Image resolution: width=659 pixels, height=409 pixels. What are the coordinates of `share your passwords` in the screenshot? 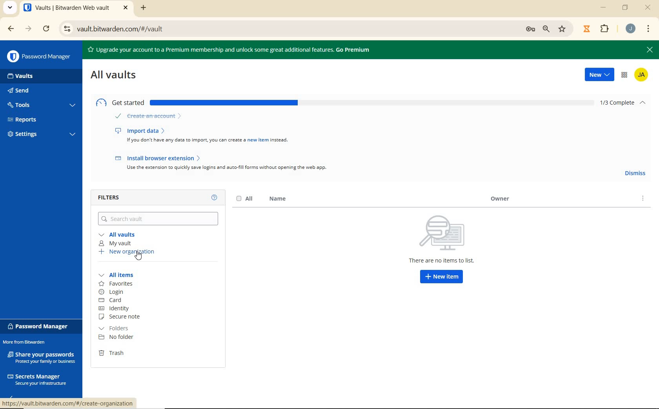 It's located at (42, 357).